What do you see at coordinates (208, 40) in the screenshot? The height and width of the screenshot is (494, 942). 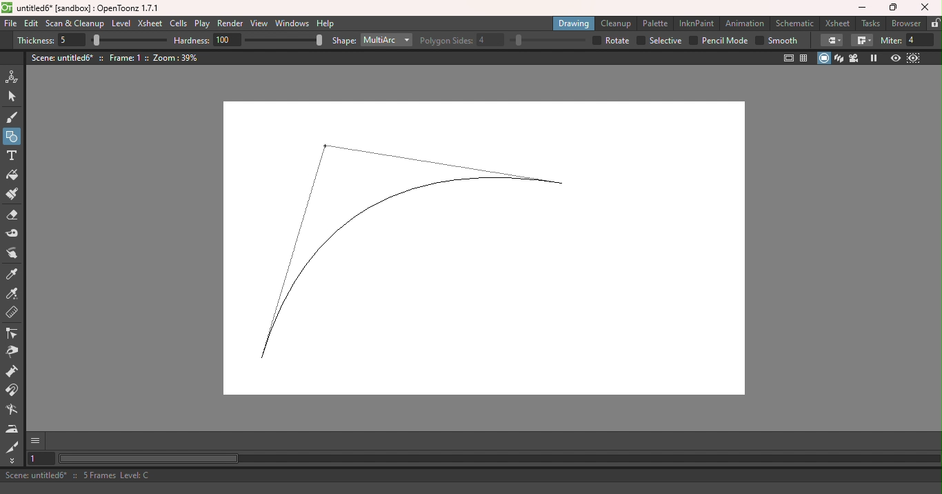 I see `Hardness` at bounding box center [208, 40].